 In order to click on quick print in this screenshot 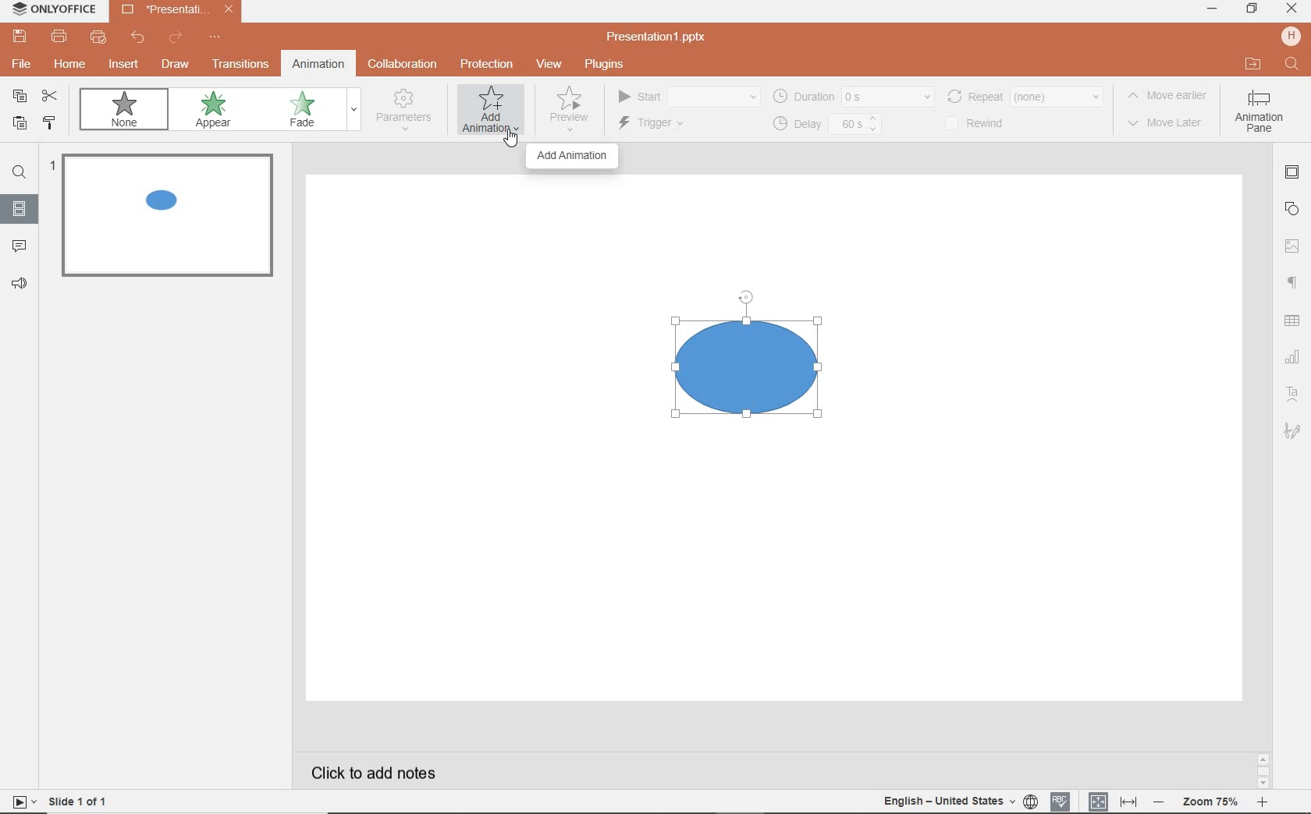, I will do `click(100, 39)`.